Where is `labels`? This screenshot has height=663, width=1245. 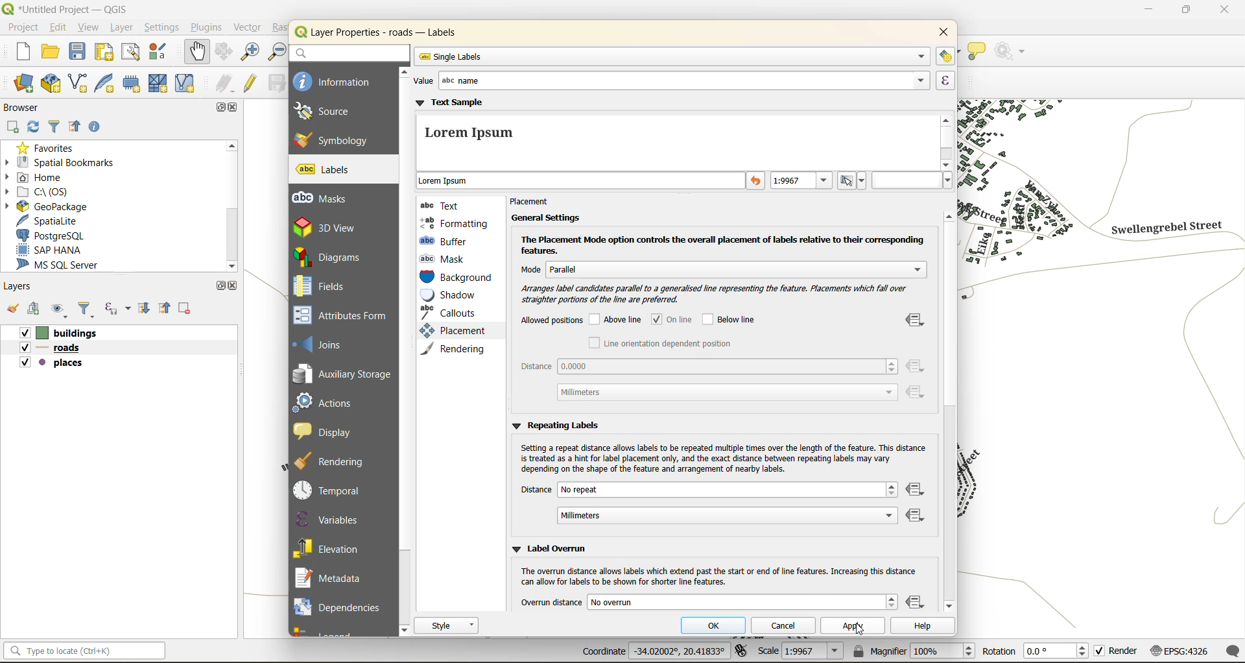
labels is located at coordinates (326, 170).